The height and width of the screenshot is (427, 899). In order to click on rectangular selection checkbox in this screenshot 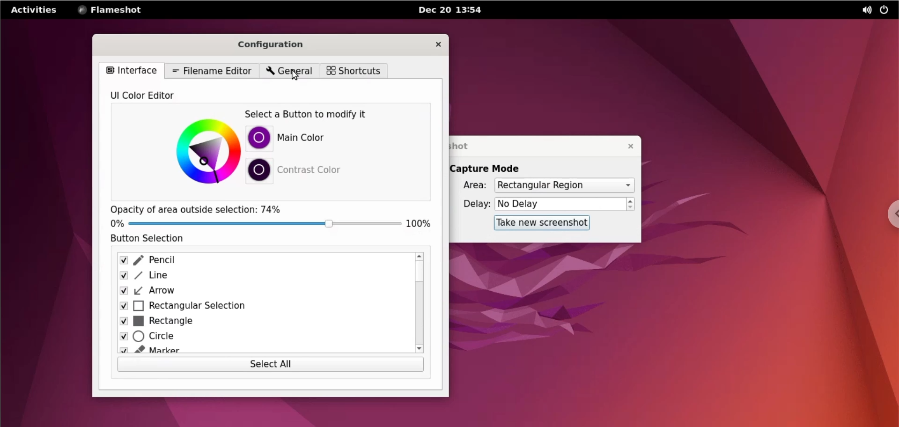, I will do `click(260, 307)`.